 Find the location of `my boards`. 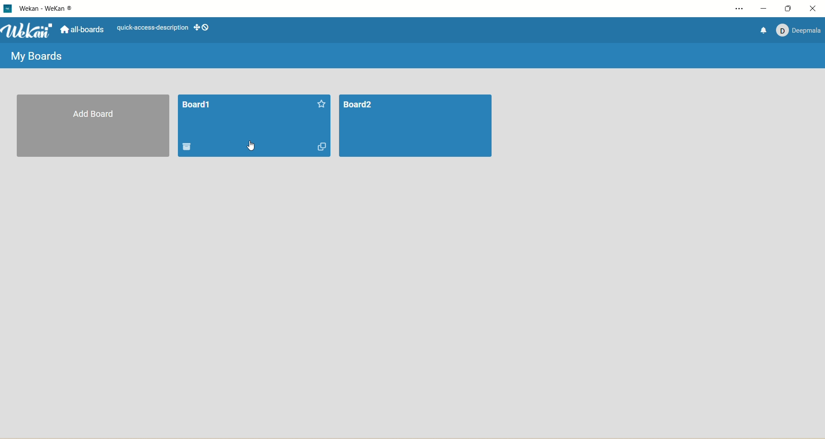

my boards is located at coordinates (37, 54).